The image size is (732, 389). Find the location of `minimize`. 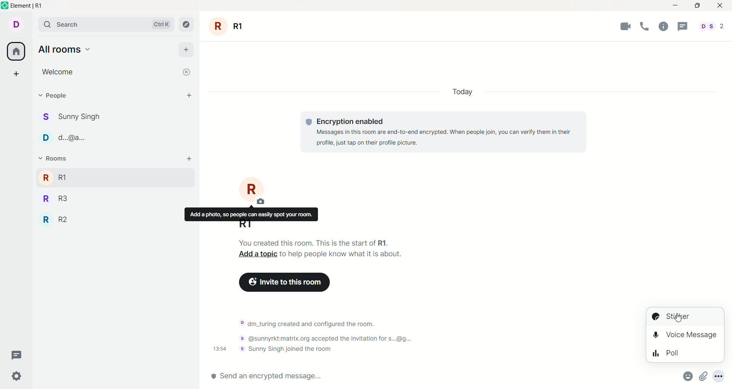

minimize is located at coordinates (676, 6).